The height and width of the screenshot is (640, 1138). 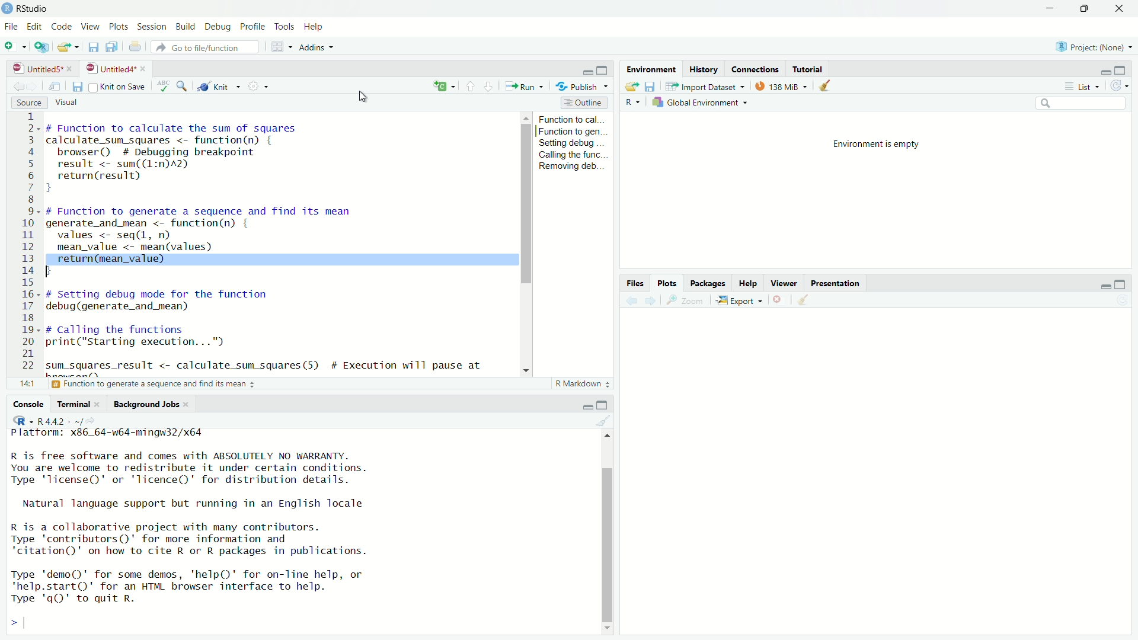 What do you see at coordinates (650, 67) in the screenshot?
I see `environment` at bounding box center [650, 67].